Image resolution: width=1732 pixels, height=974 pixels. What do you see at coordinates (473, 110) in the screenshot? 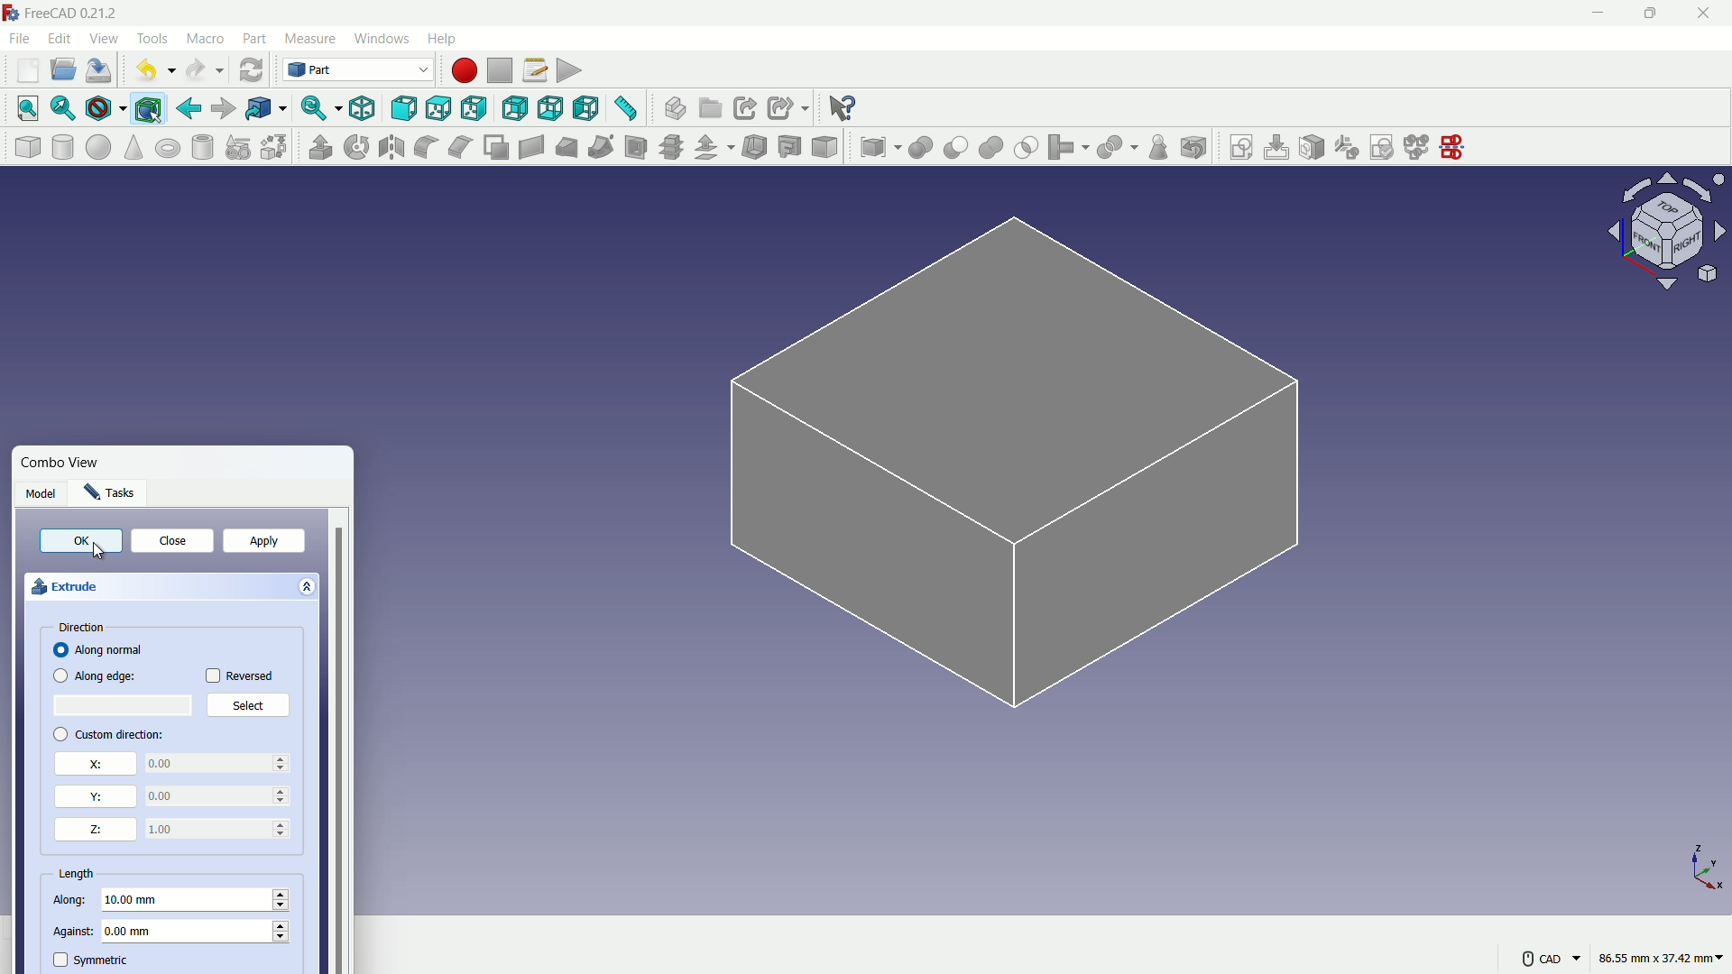
I see `right view` at bounding box center [473, 110].